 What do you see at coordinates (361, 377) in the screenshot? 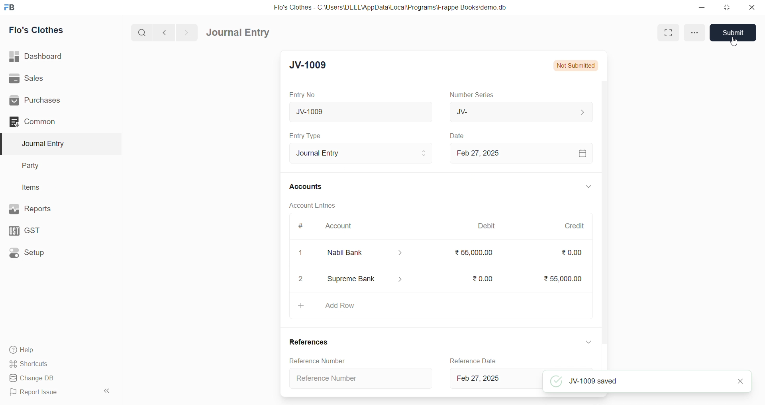
I see `Reference Number` at bounding box center [361, 377].